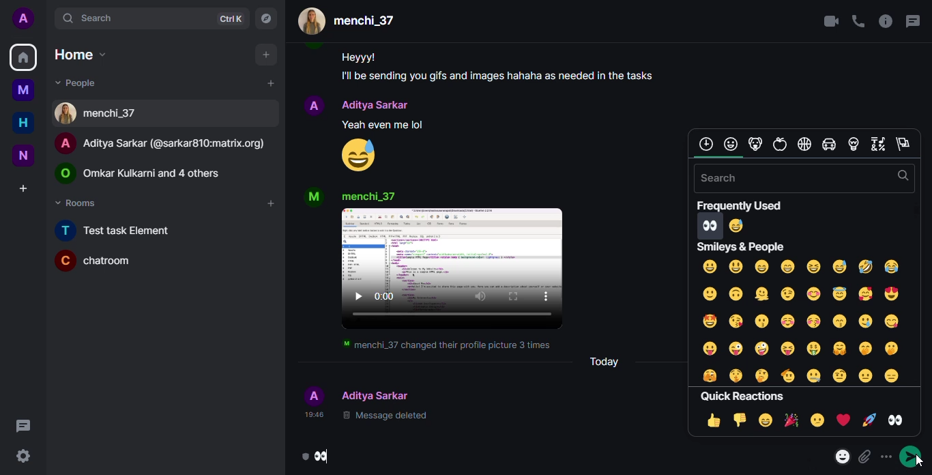 Image resolution: width=932 pixels, height=475 pixels. What do you see at coordinates (83, 18) in the screenshot?
I see `search` at bounding box center [83, 18].